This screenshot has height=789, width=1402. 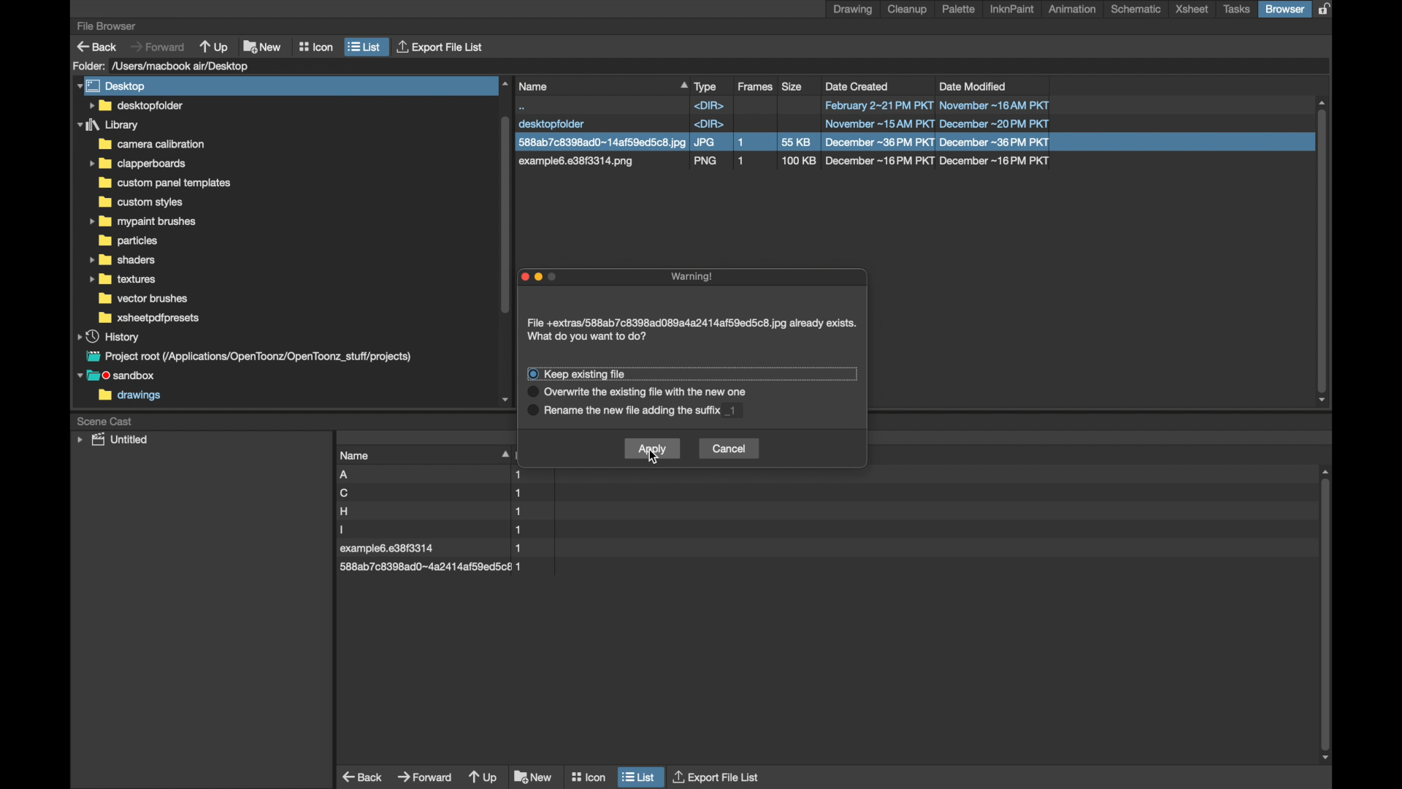 I want to click on frames, so click(x=756, y=87).